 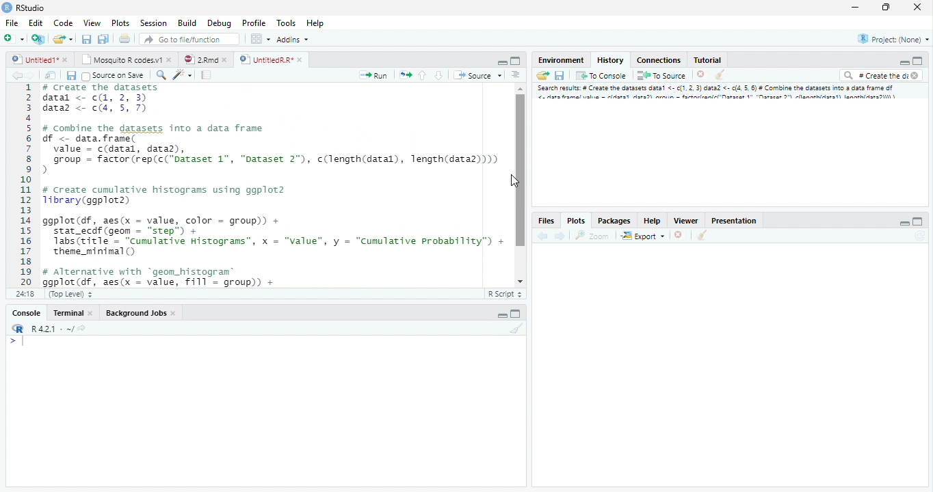 What do you see at coordinates (287, 24) in the screenshot?
I see `Tools` at bounding box center [287, 24].